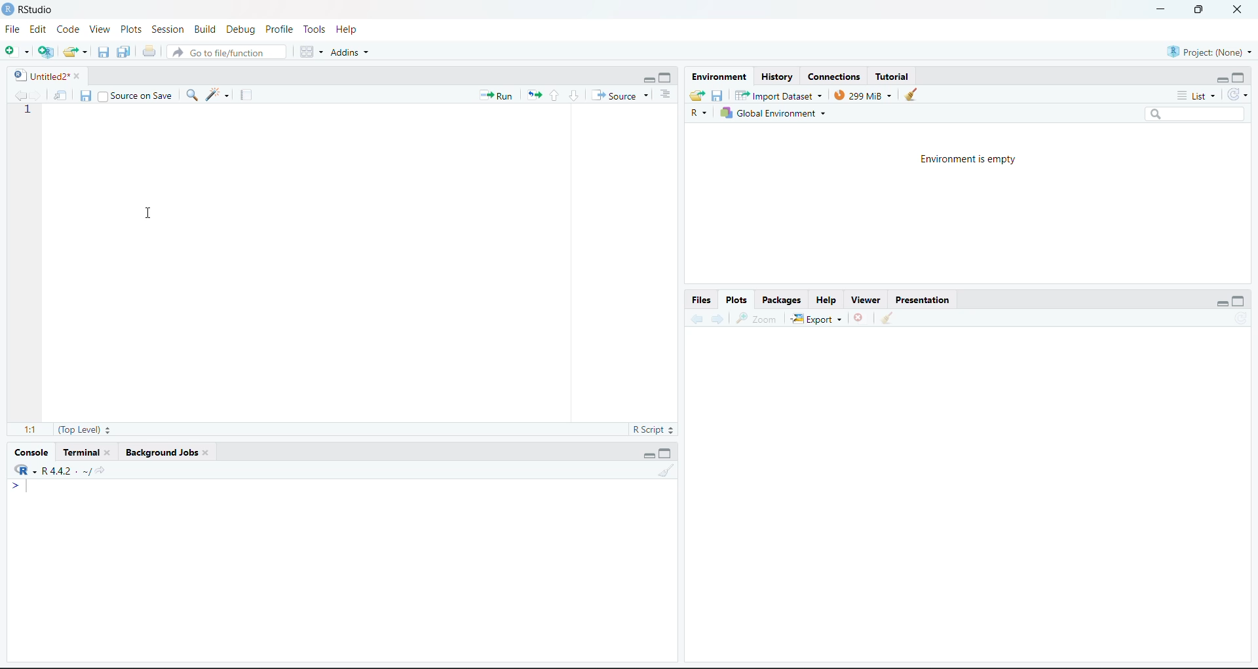 This screenshot has height=669, width=1258. Describe the element at coordinates (28, 111) in the screenshot. I see `line number` at that location.